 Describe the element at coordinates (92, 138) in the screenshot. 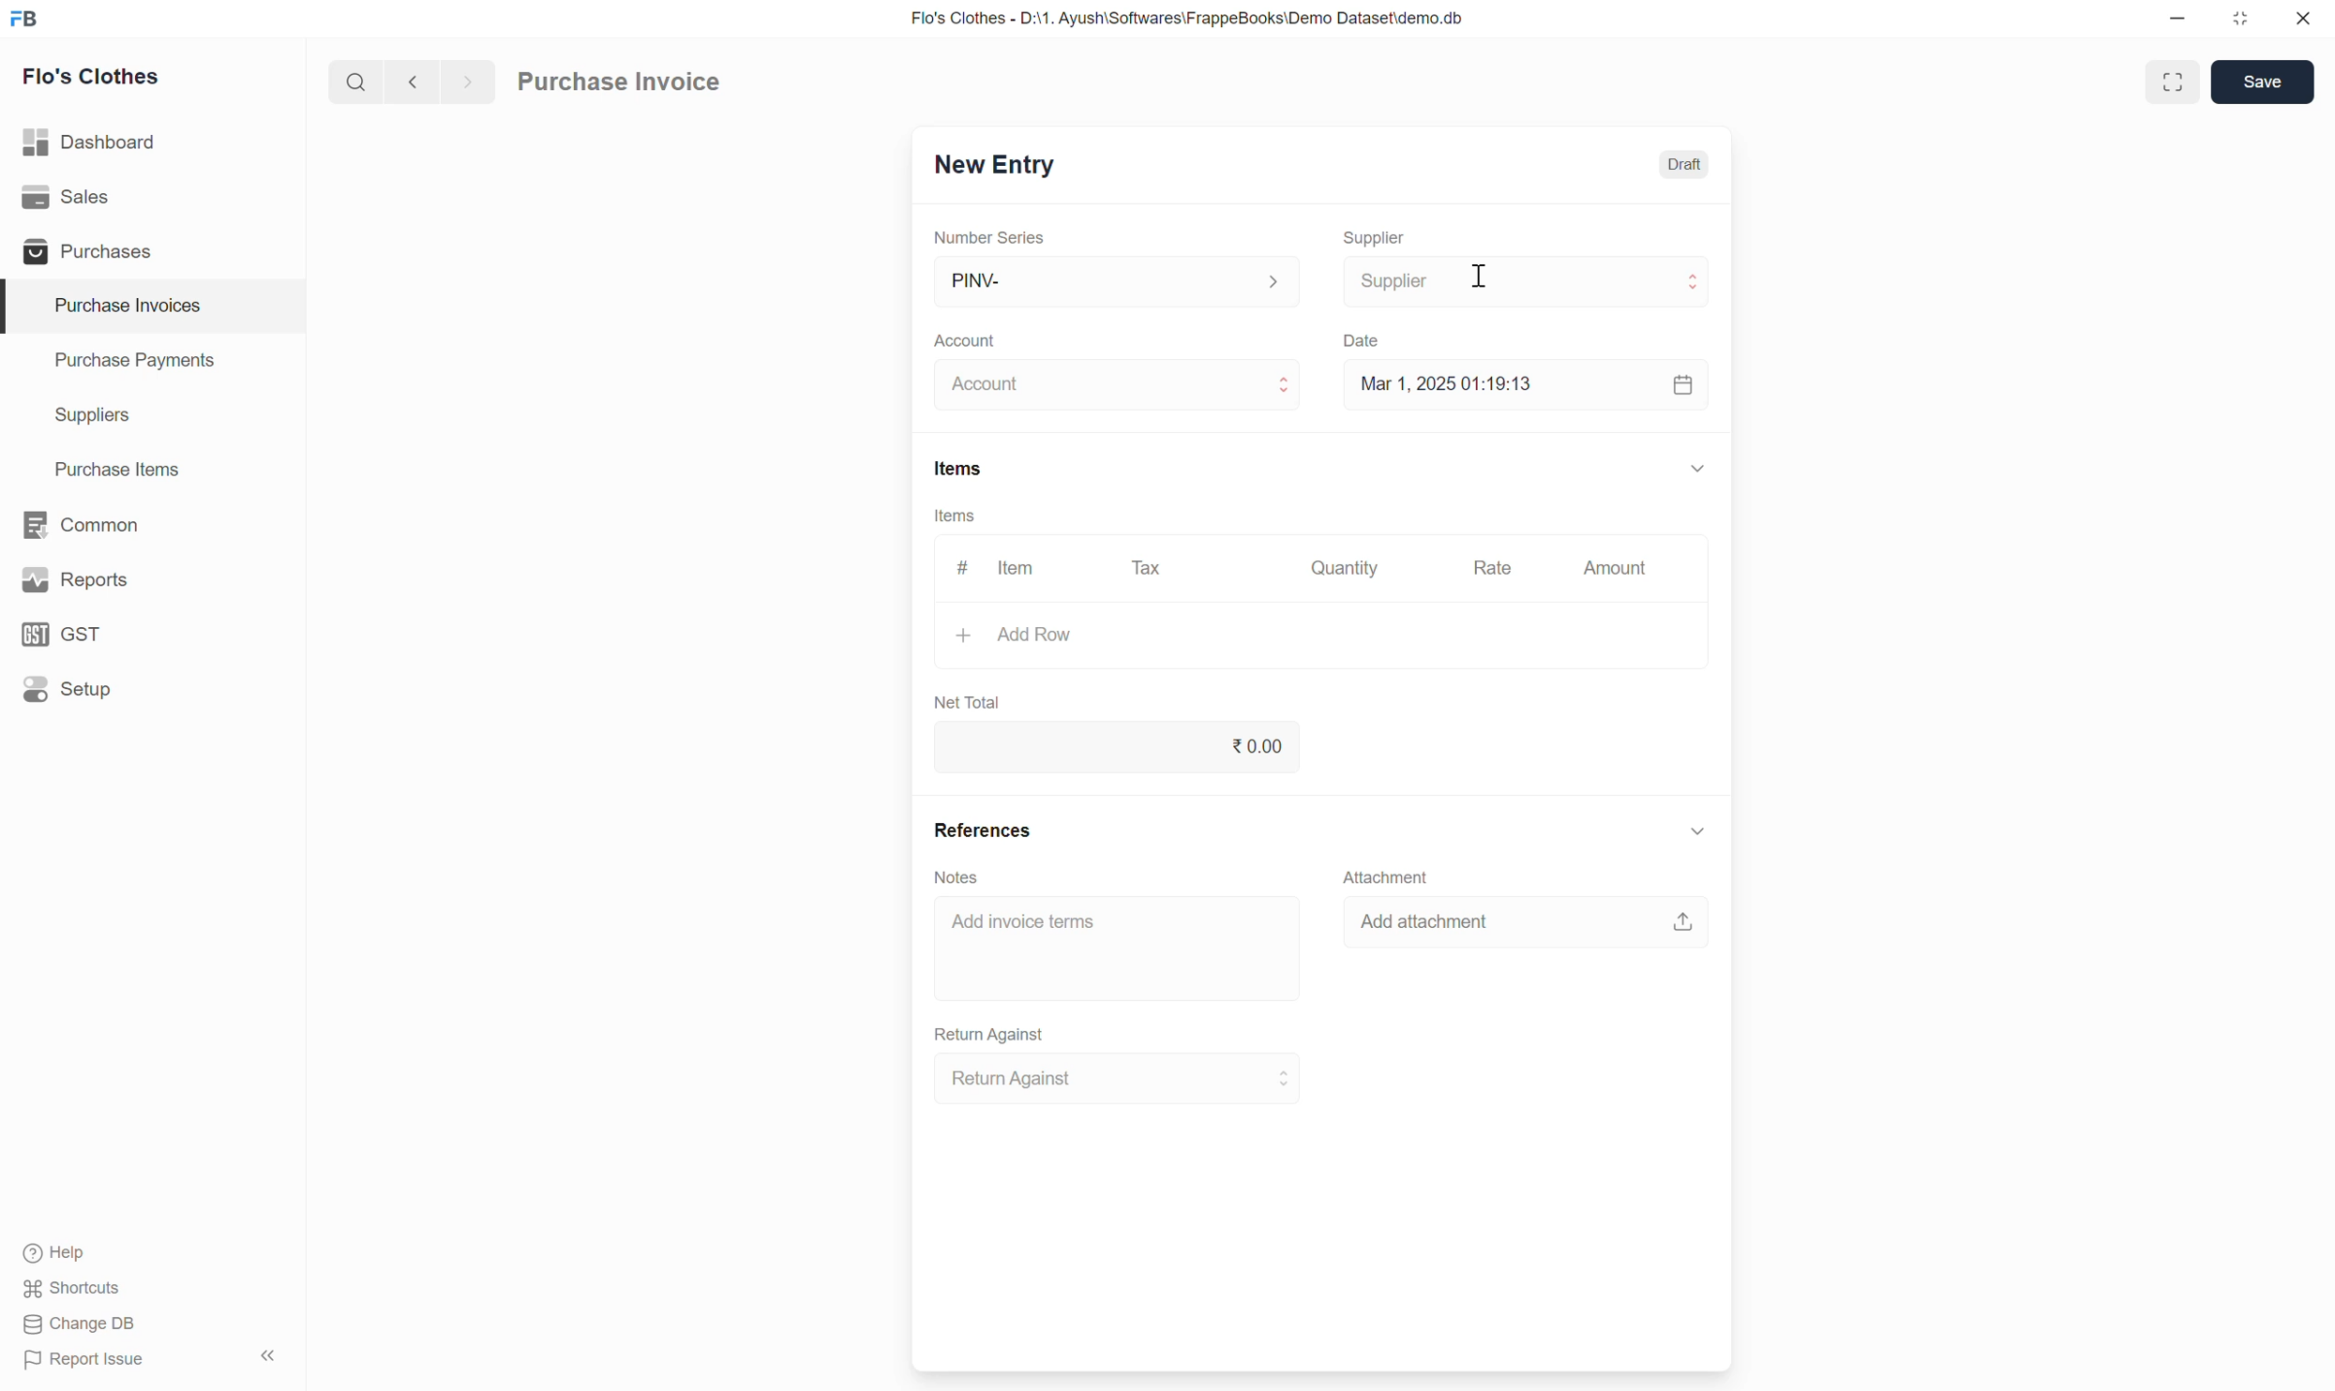

I see `Dashboard` at that location.